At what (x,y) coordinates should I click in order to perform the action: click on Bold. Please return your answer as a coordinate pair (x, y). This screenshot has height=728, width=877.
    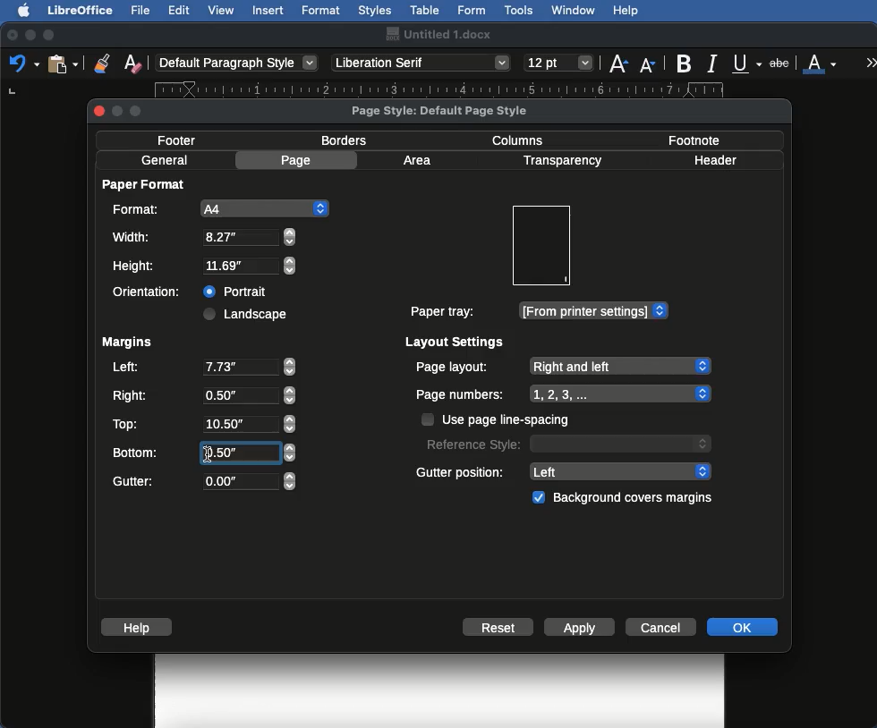
    Looking at the image, I should click on (685, 63).